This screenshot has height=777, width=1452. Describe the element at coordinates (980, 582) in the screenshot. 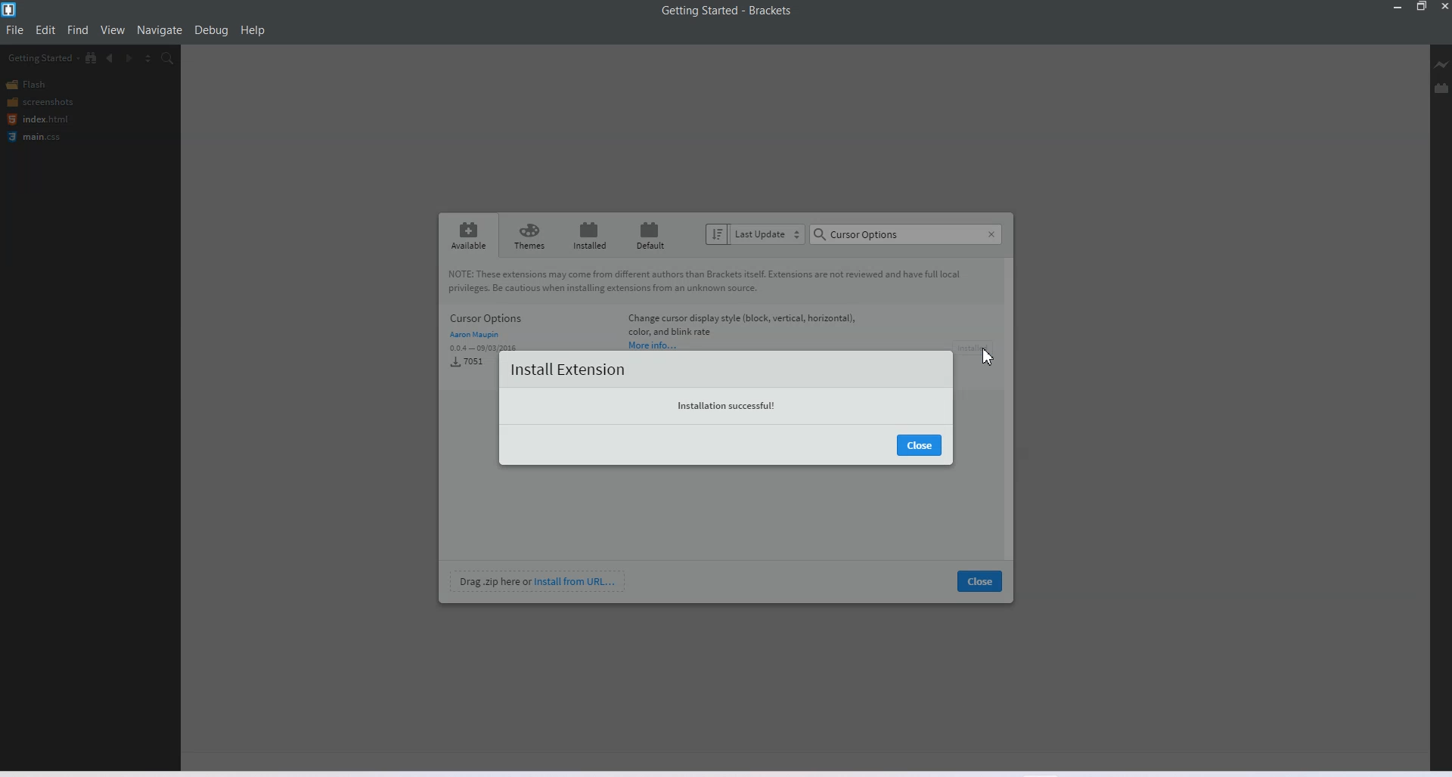

I see `close` at that location.